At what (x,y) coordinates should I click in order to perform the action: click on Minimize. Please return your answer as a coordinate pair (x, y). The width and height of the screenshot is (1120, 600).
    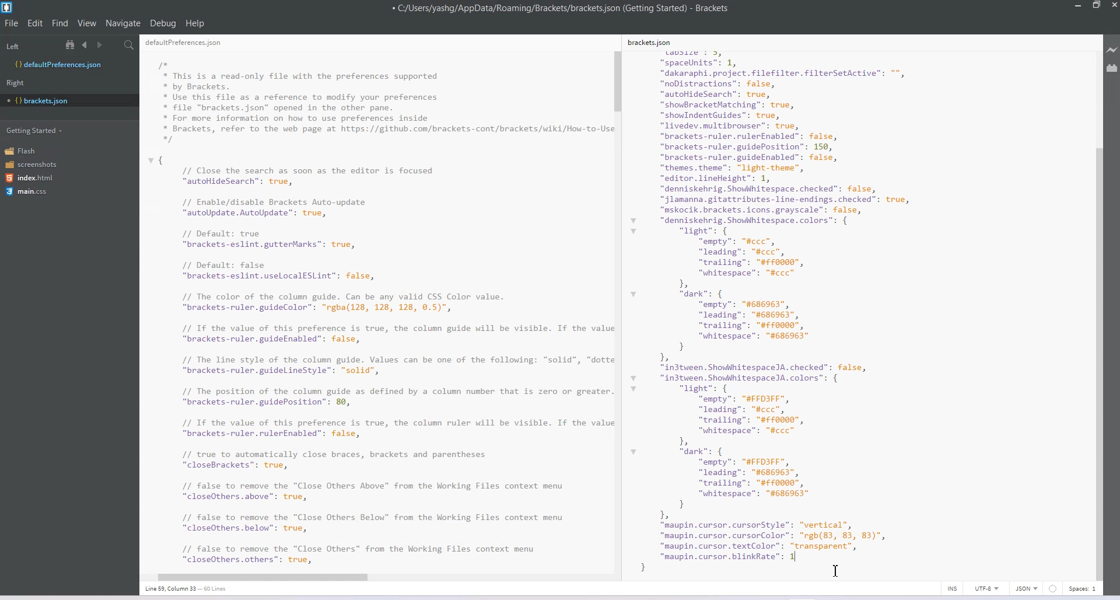
    Looking at the image, I should click on (1079, 6).